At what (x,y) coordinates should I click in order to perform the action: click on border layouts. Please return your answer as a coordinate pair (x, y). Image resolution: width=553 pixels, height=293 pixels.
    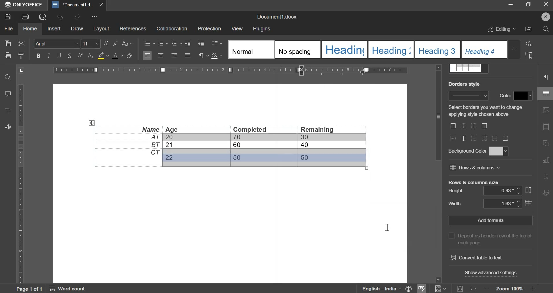
    Looking at the image, I should click on (482, 133).